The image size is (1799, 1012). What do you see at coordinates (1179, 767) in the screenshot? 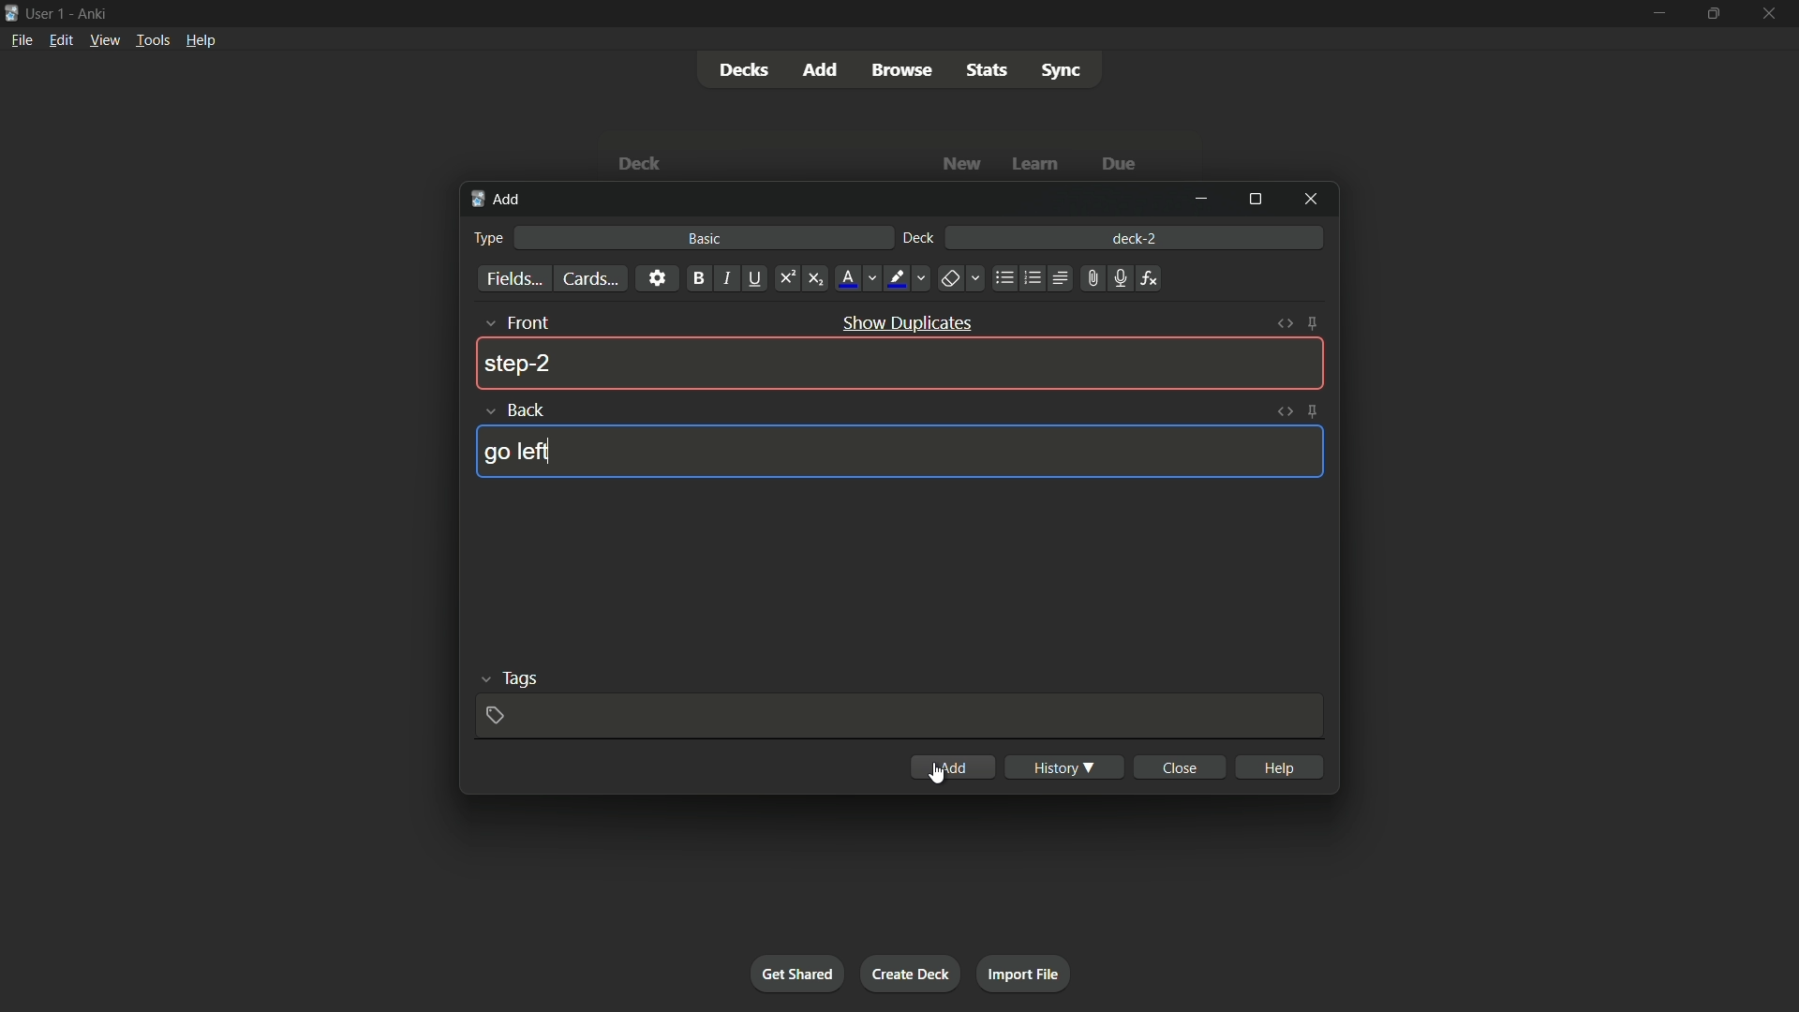
I see `close` at bounding box center [1179, 767].